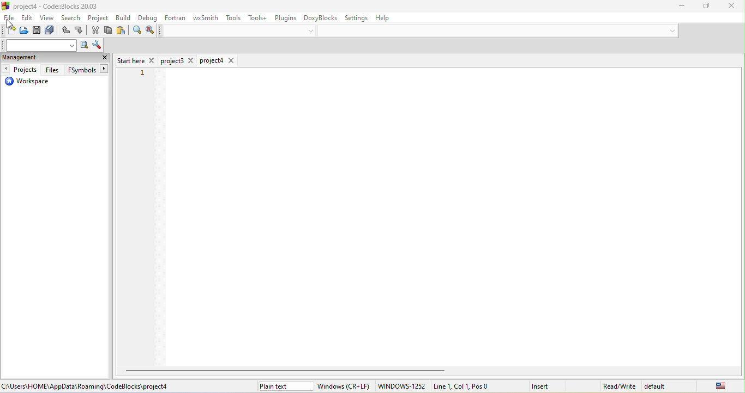 Image resolution: width=745 pixels, height=393 pixels. I want to click on close, so click(727, 5).